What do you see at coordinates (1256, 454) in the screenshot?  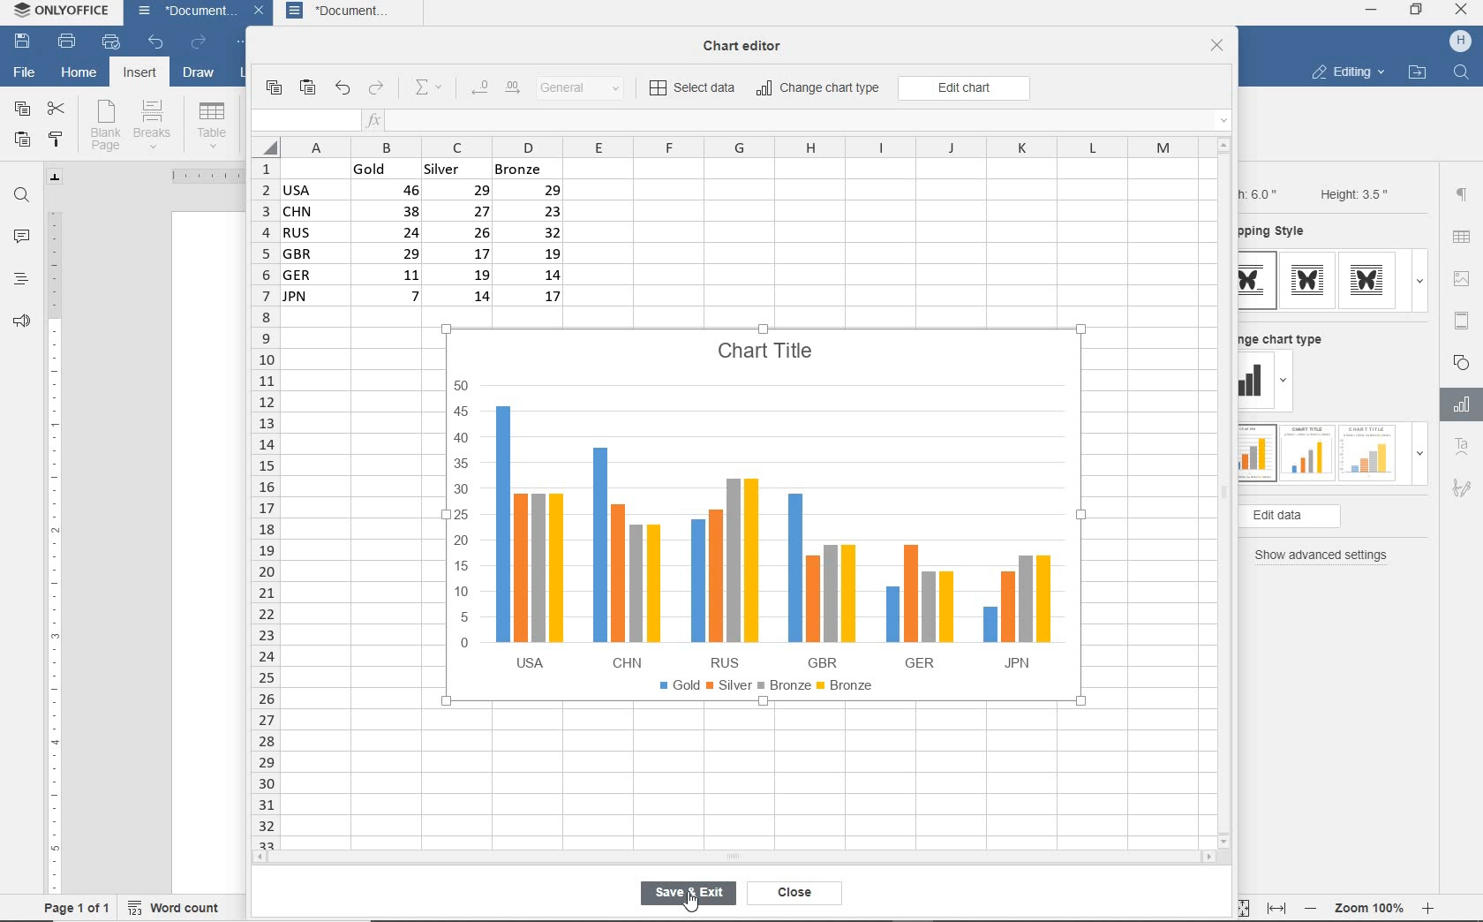 I see `type 1 ` at bounding box center [1256, 454].